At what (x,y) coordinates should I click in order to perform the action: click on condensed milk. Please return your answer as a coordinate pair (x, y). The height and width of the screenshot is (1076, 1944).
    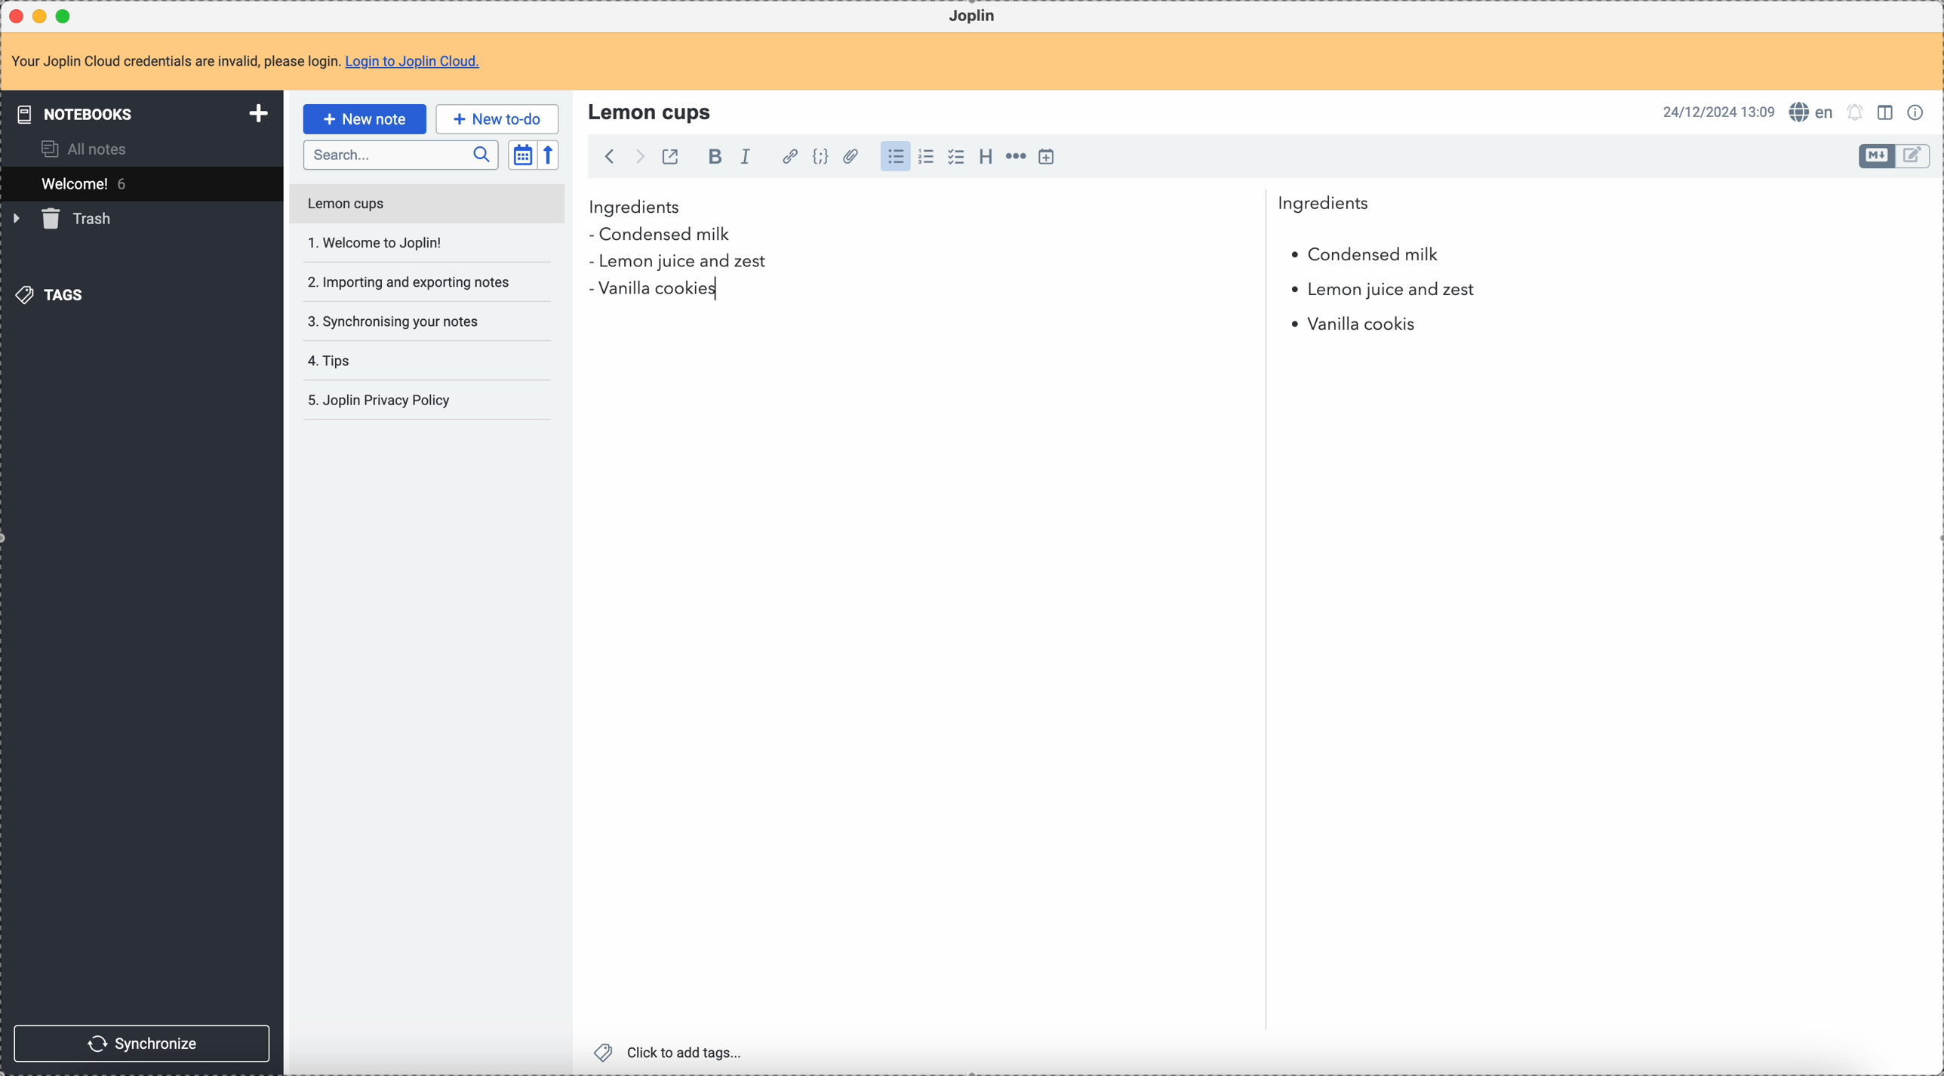
    Looking at the image, I should click on (666, 235).